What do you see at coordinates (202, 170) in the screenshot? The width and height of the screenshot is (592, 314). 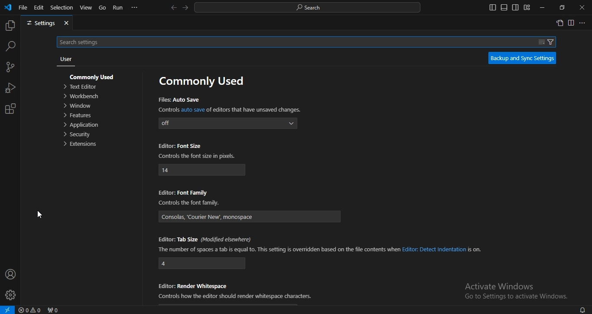 I see `14` at bounding box center [202, 170].